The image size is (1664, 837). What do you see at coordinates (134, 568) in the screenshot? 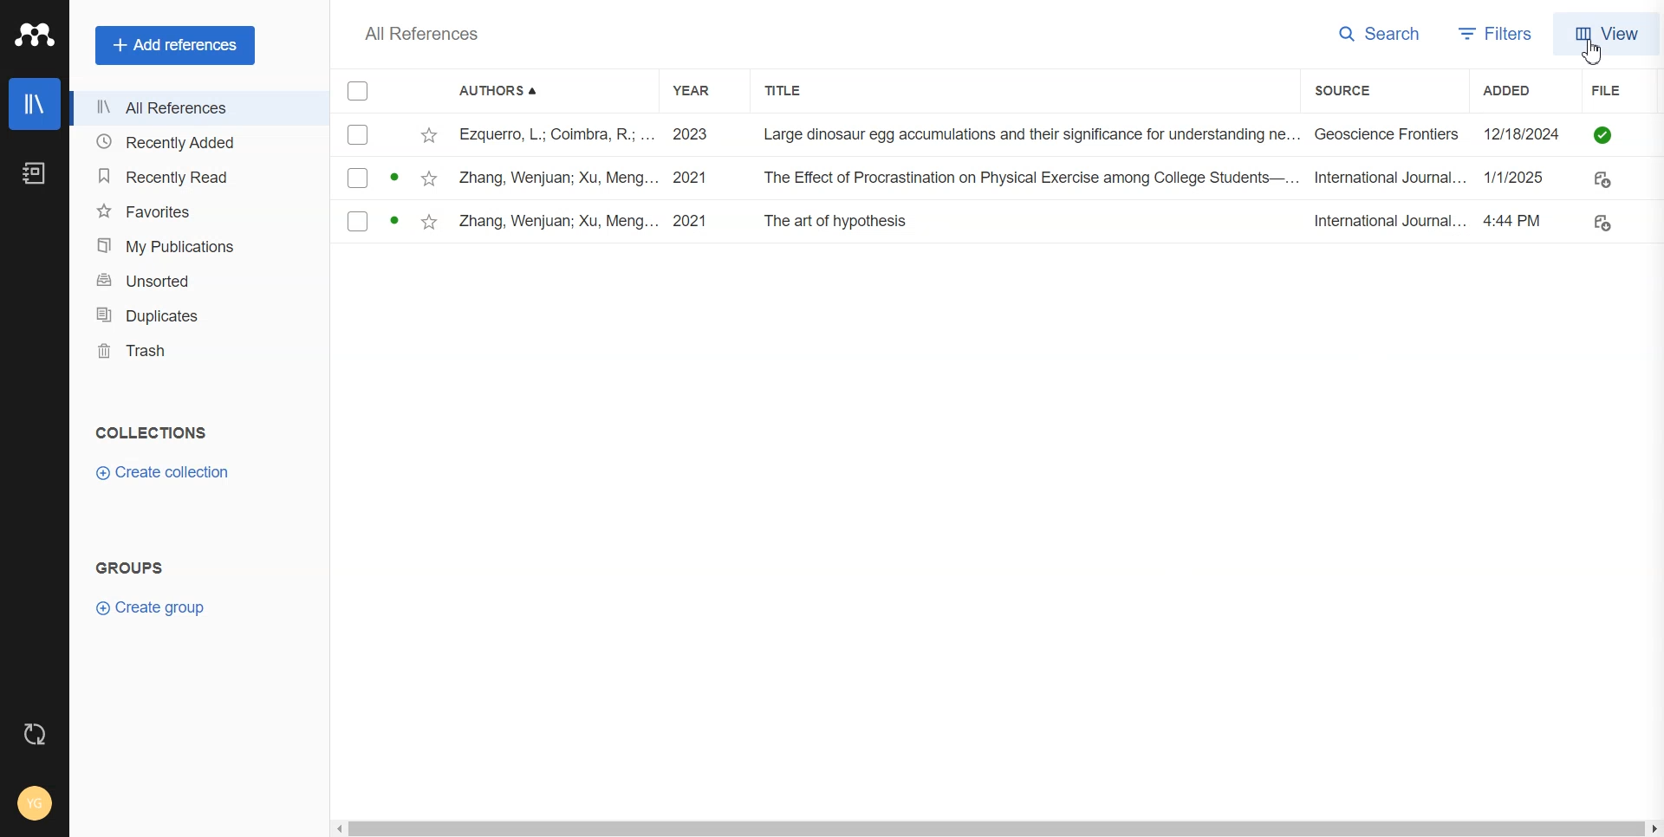
I see `Text` at bounding box center [134, 568].